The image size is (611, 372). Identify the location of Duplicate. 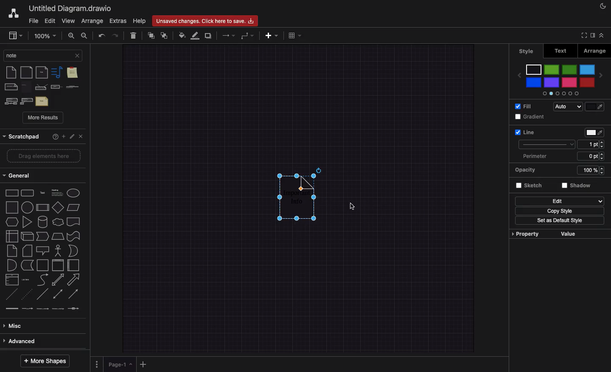
(208, 36).